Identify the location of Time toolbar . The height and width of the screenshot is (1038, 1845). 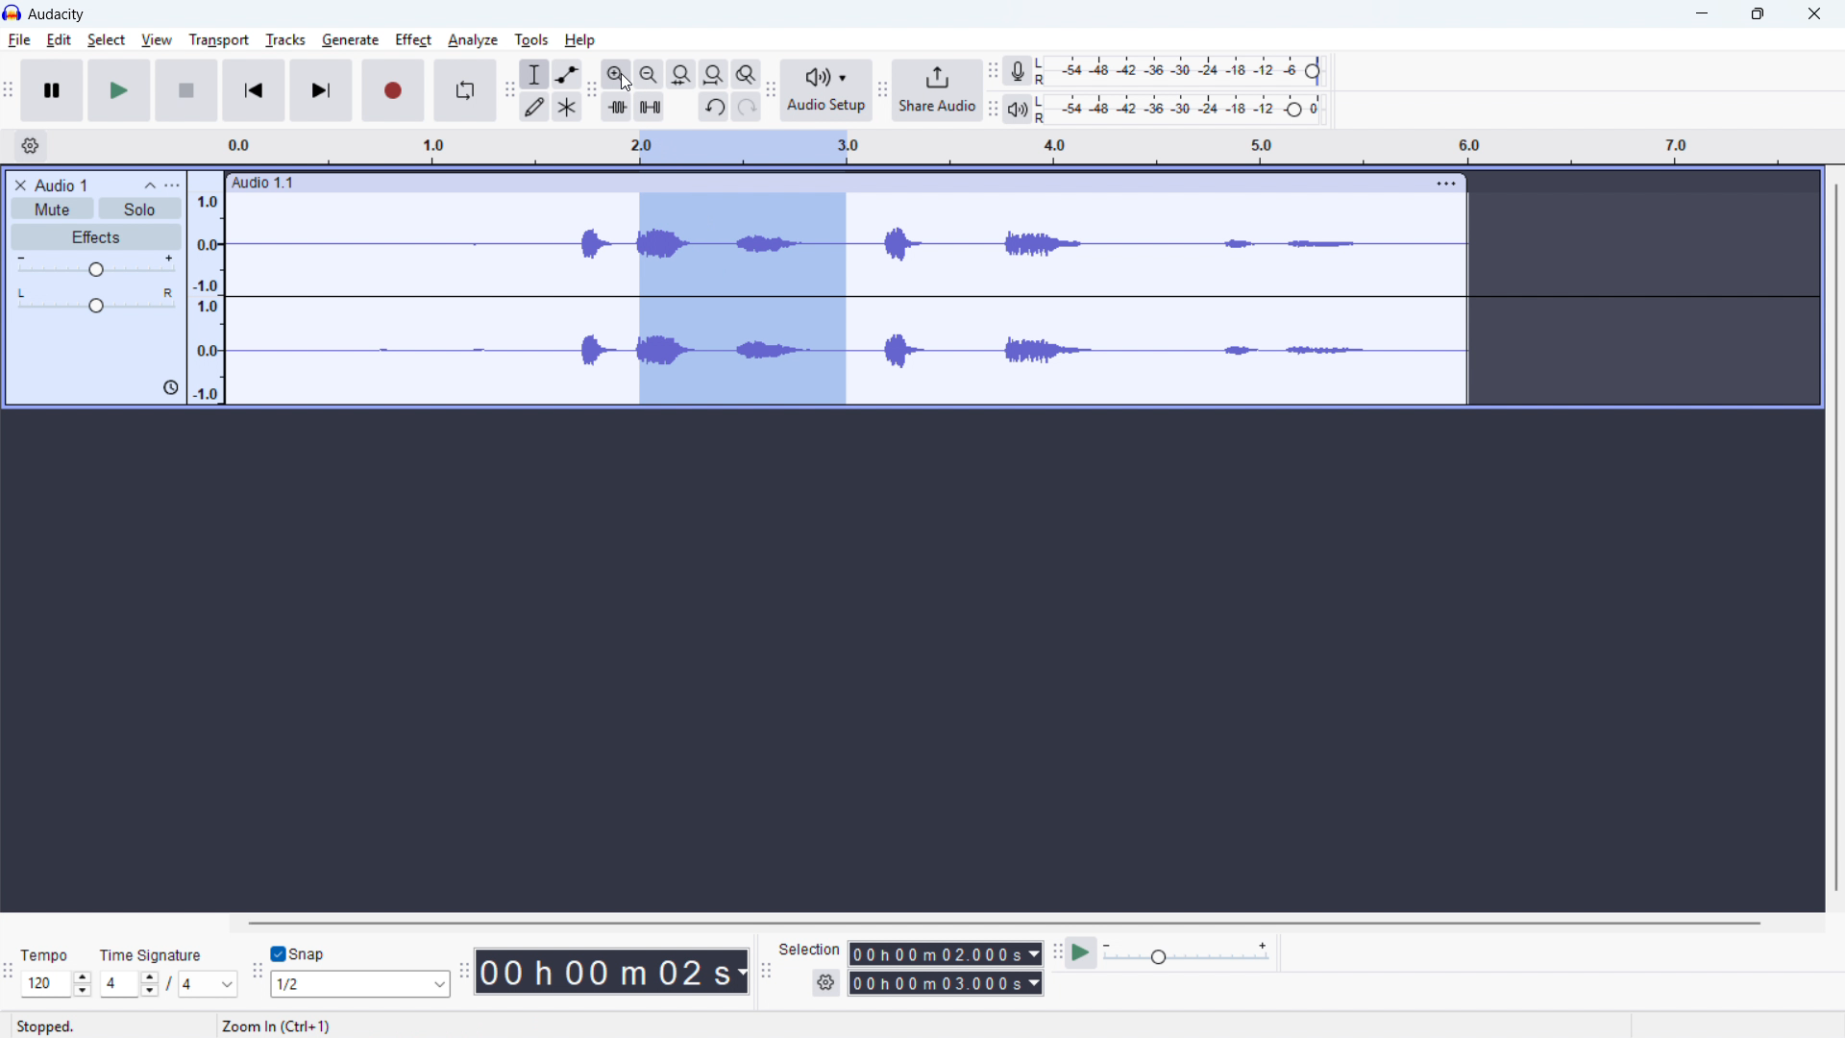
(463, 975).